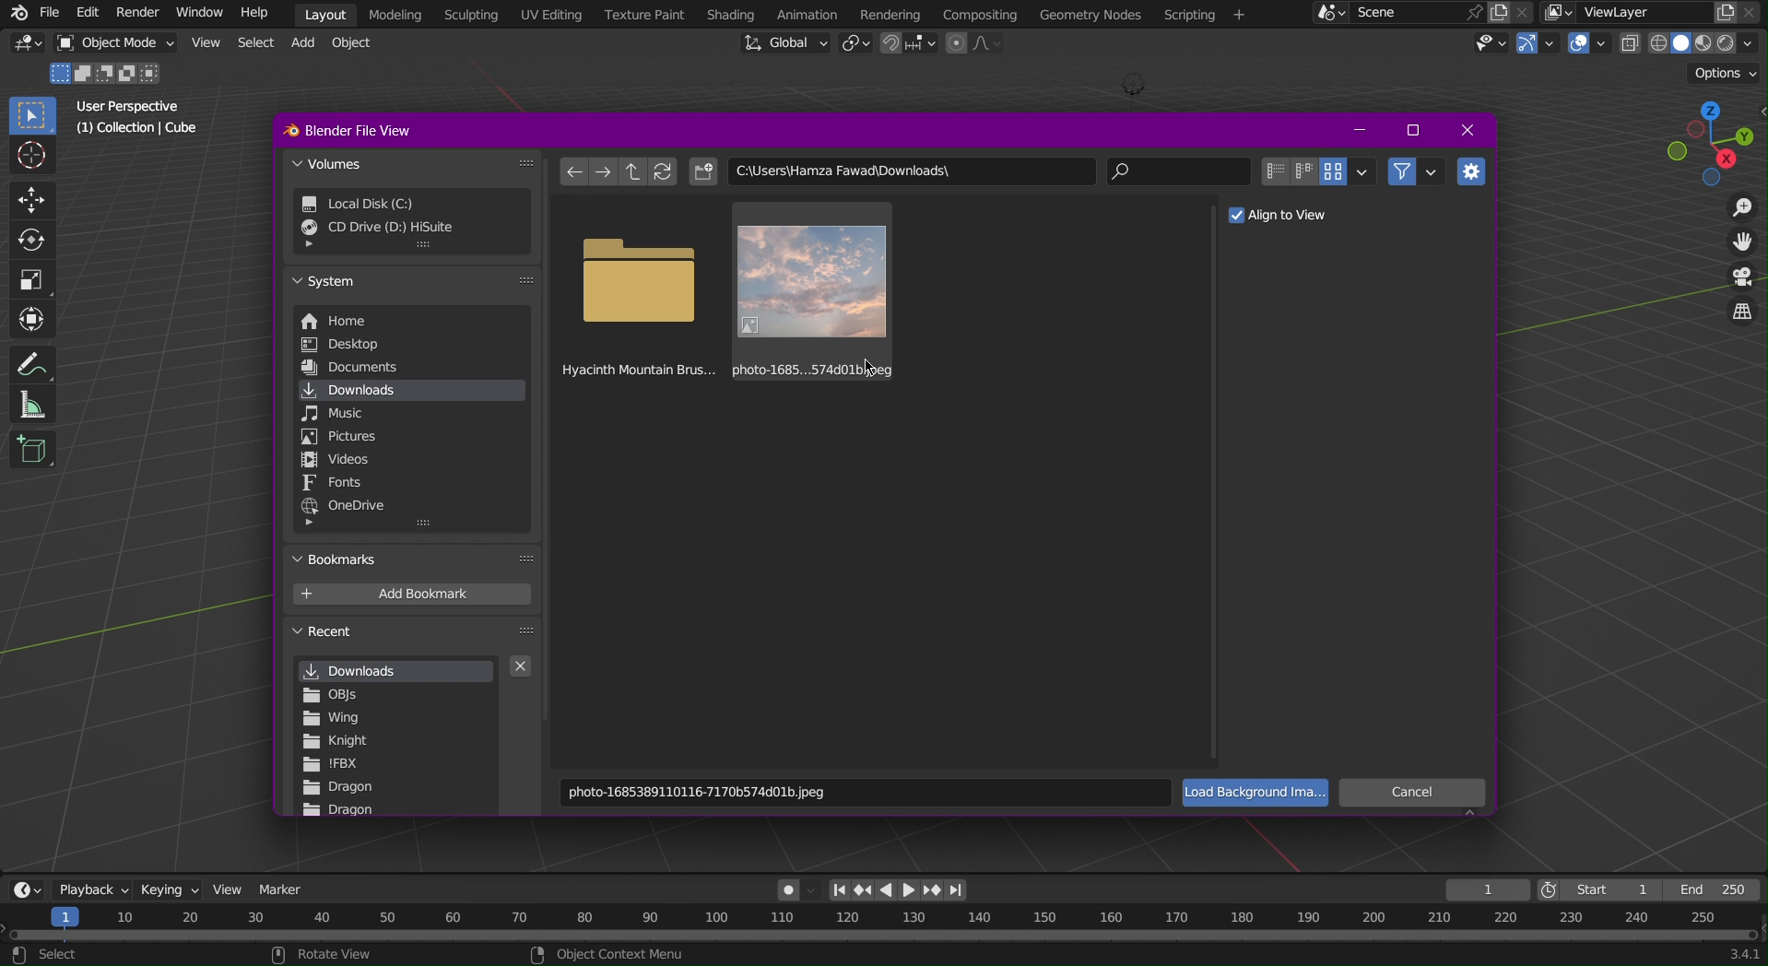 This screenshot has height=966, width=1768. Describe the element at coordinates (981, 44) in the screenshot. I see `Proportional Editing` at that location.